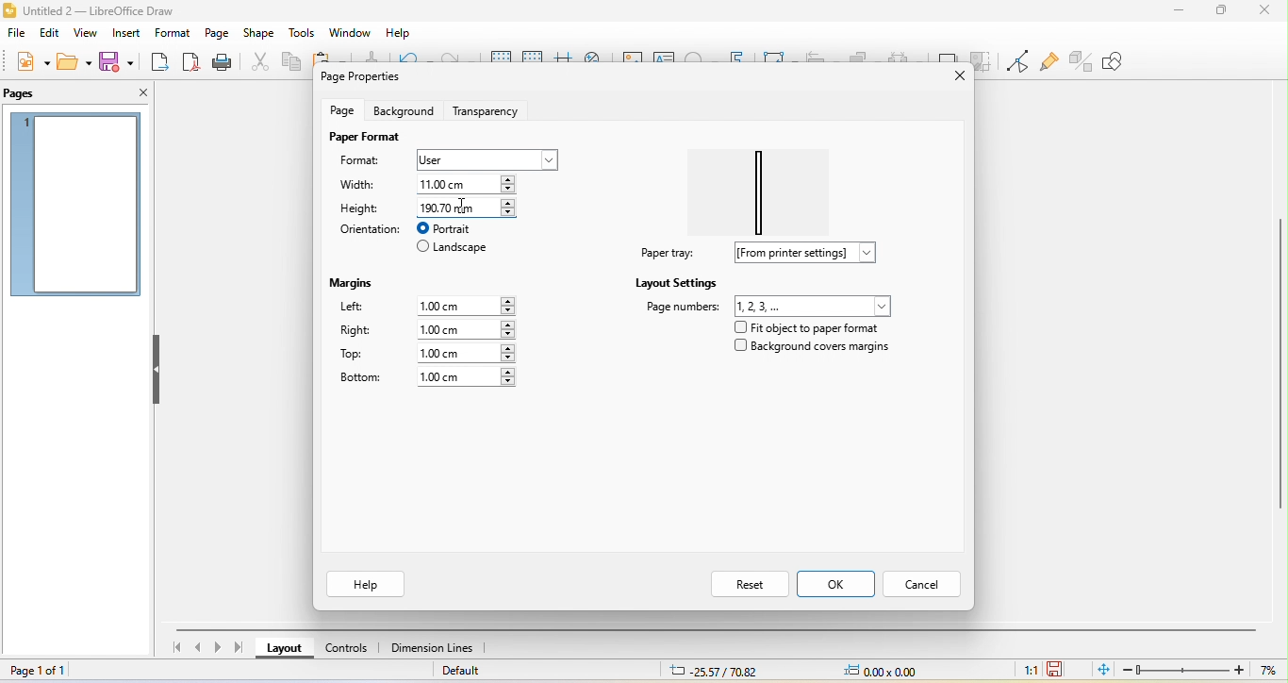 Image resolution: width=1288 pixels, height=683 pixels. What do you see at coordinates (136, 92) in the screenshot?
I see `close` at bounding box center [136, 92].